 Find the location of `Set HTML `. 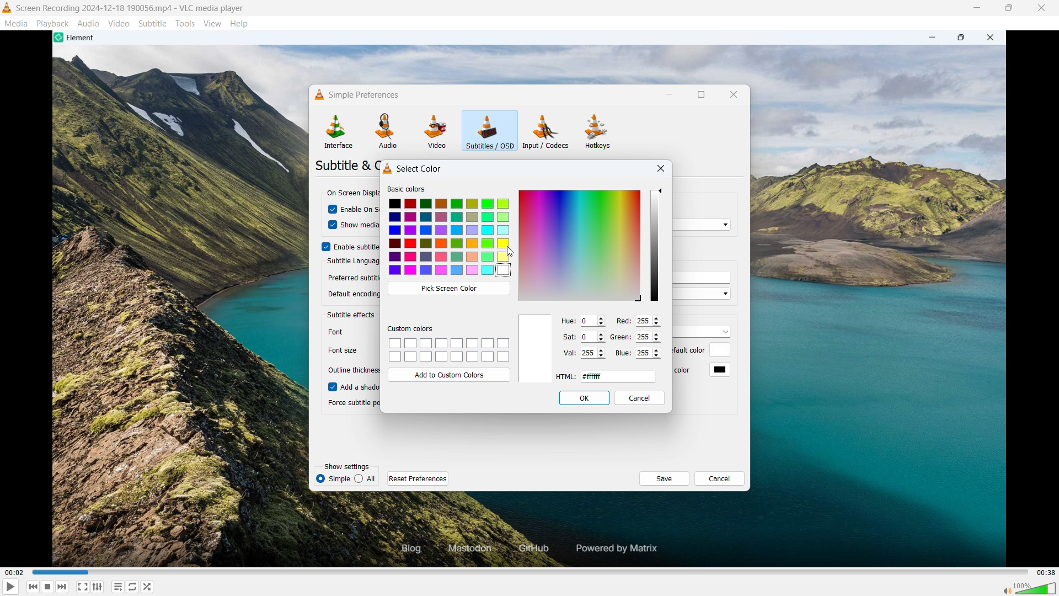

Set HTML  is located at coordinates (618, 376).